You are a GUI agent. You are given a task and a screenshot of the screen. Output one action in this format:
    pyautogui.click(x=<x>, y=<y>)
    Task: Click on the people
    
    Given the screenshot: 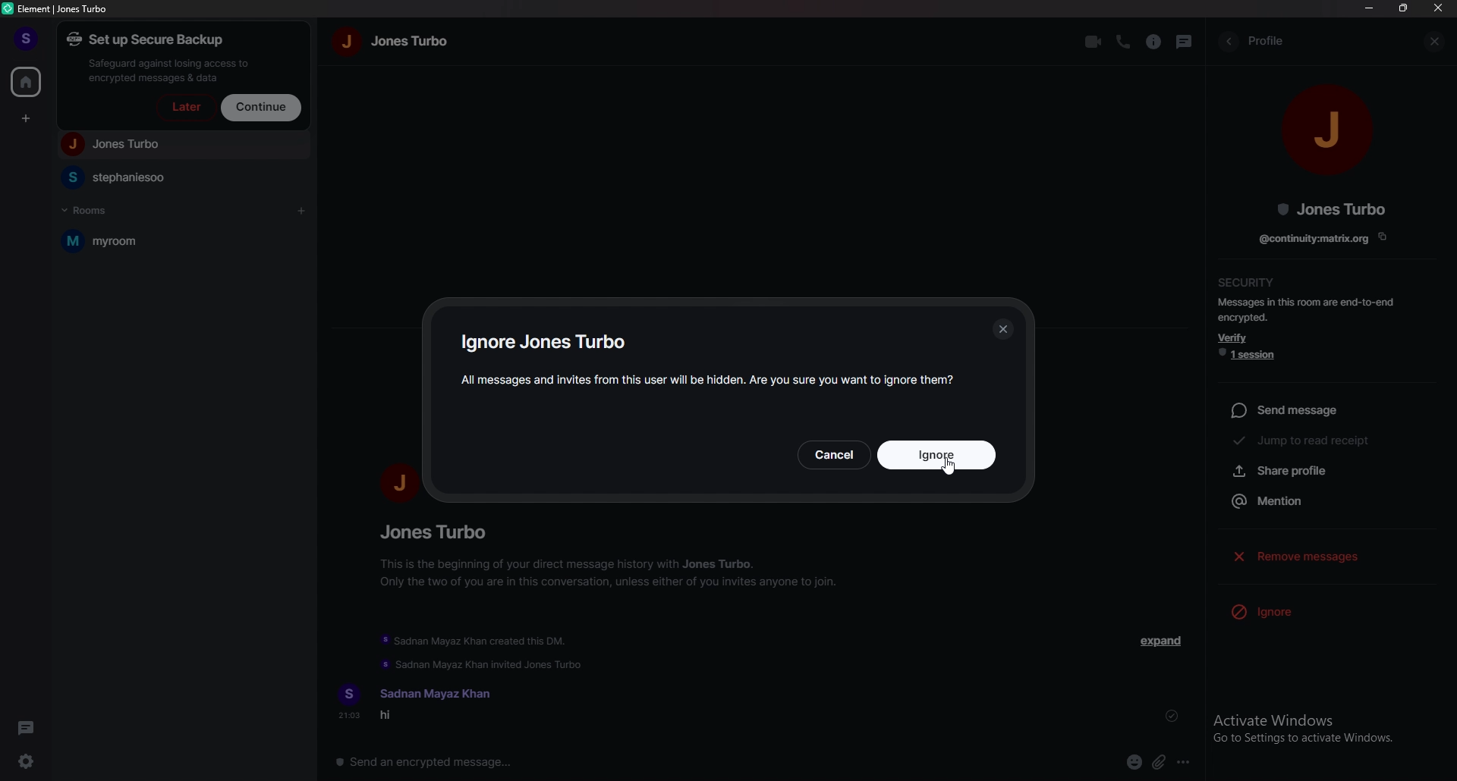 What is the action you would take?
    pyautogui.click(x=181, y=177)
    